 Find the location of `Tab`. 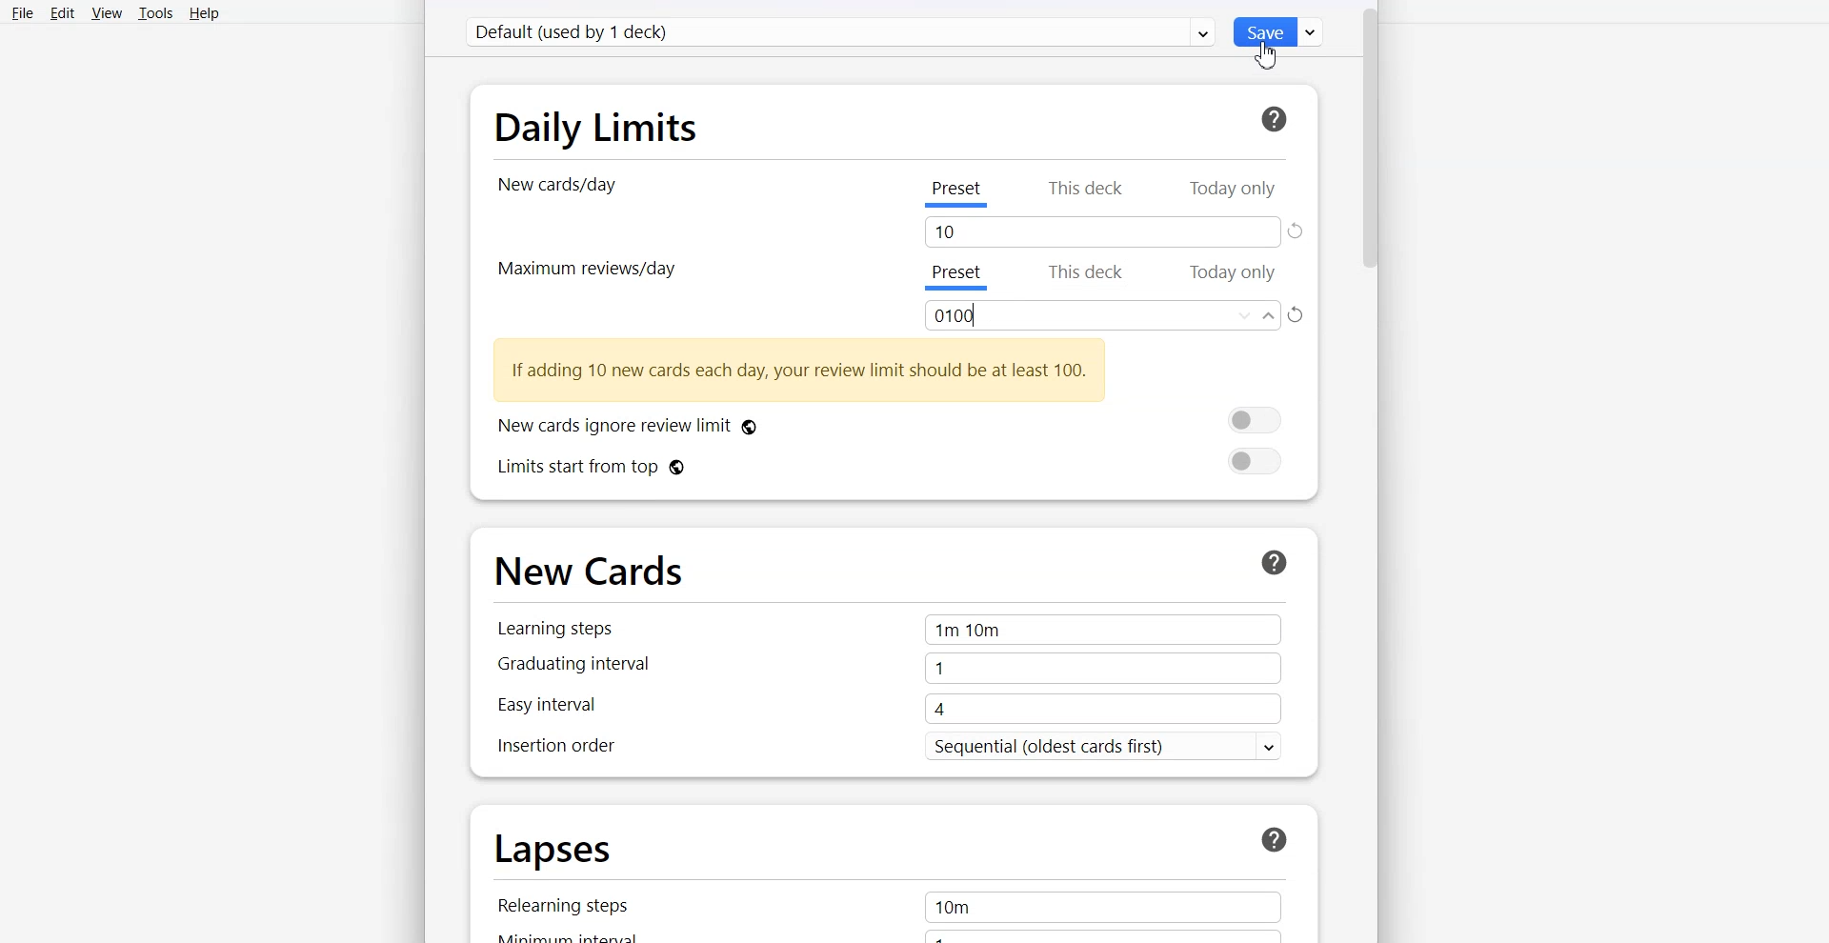

Tab is located at coordinates (1102, 232).